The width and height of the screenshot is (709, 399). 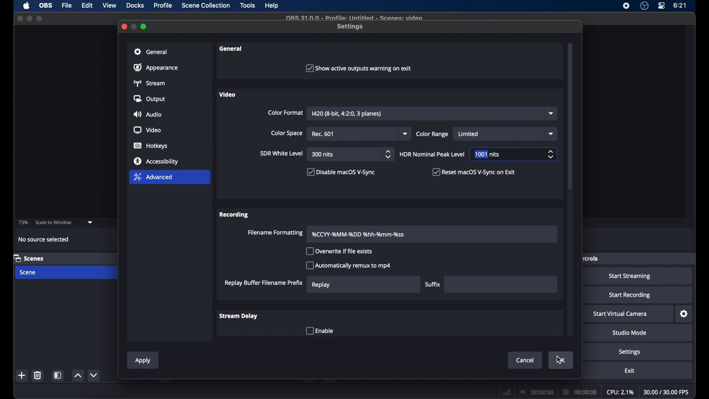 I want to click on accessibility, so click(x=157, y=161).